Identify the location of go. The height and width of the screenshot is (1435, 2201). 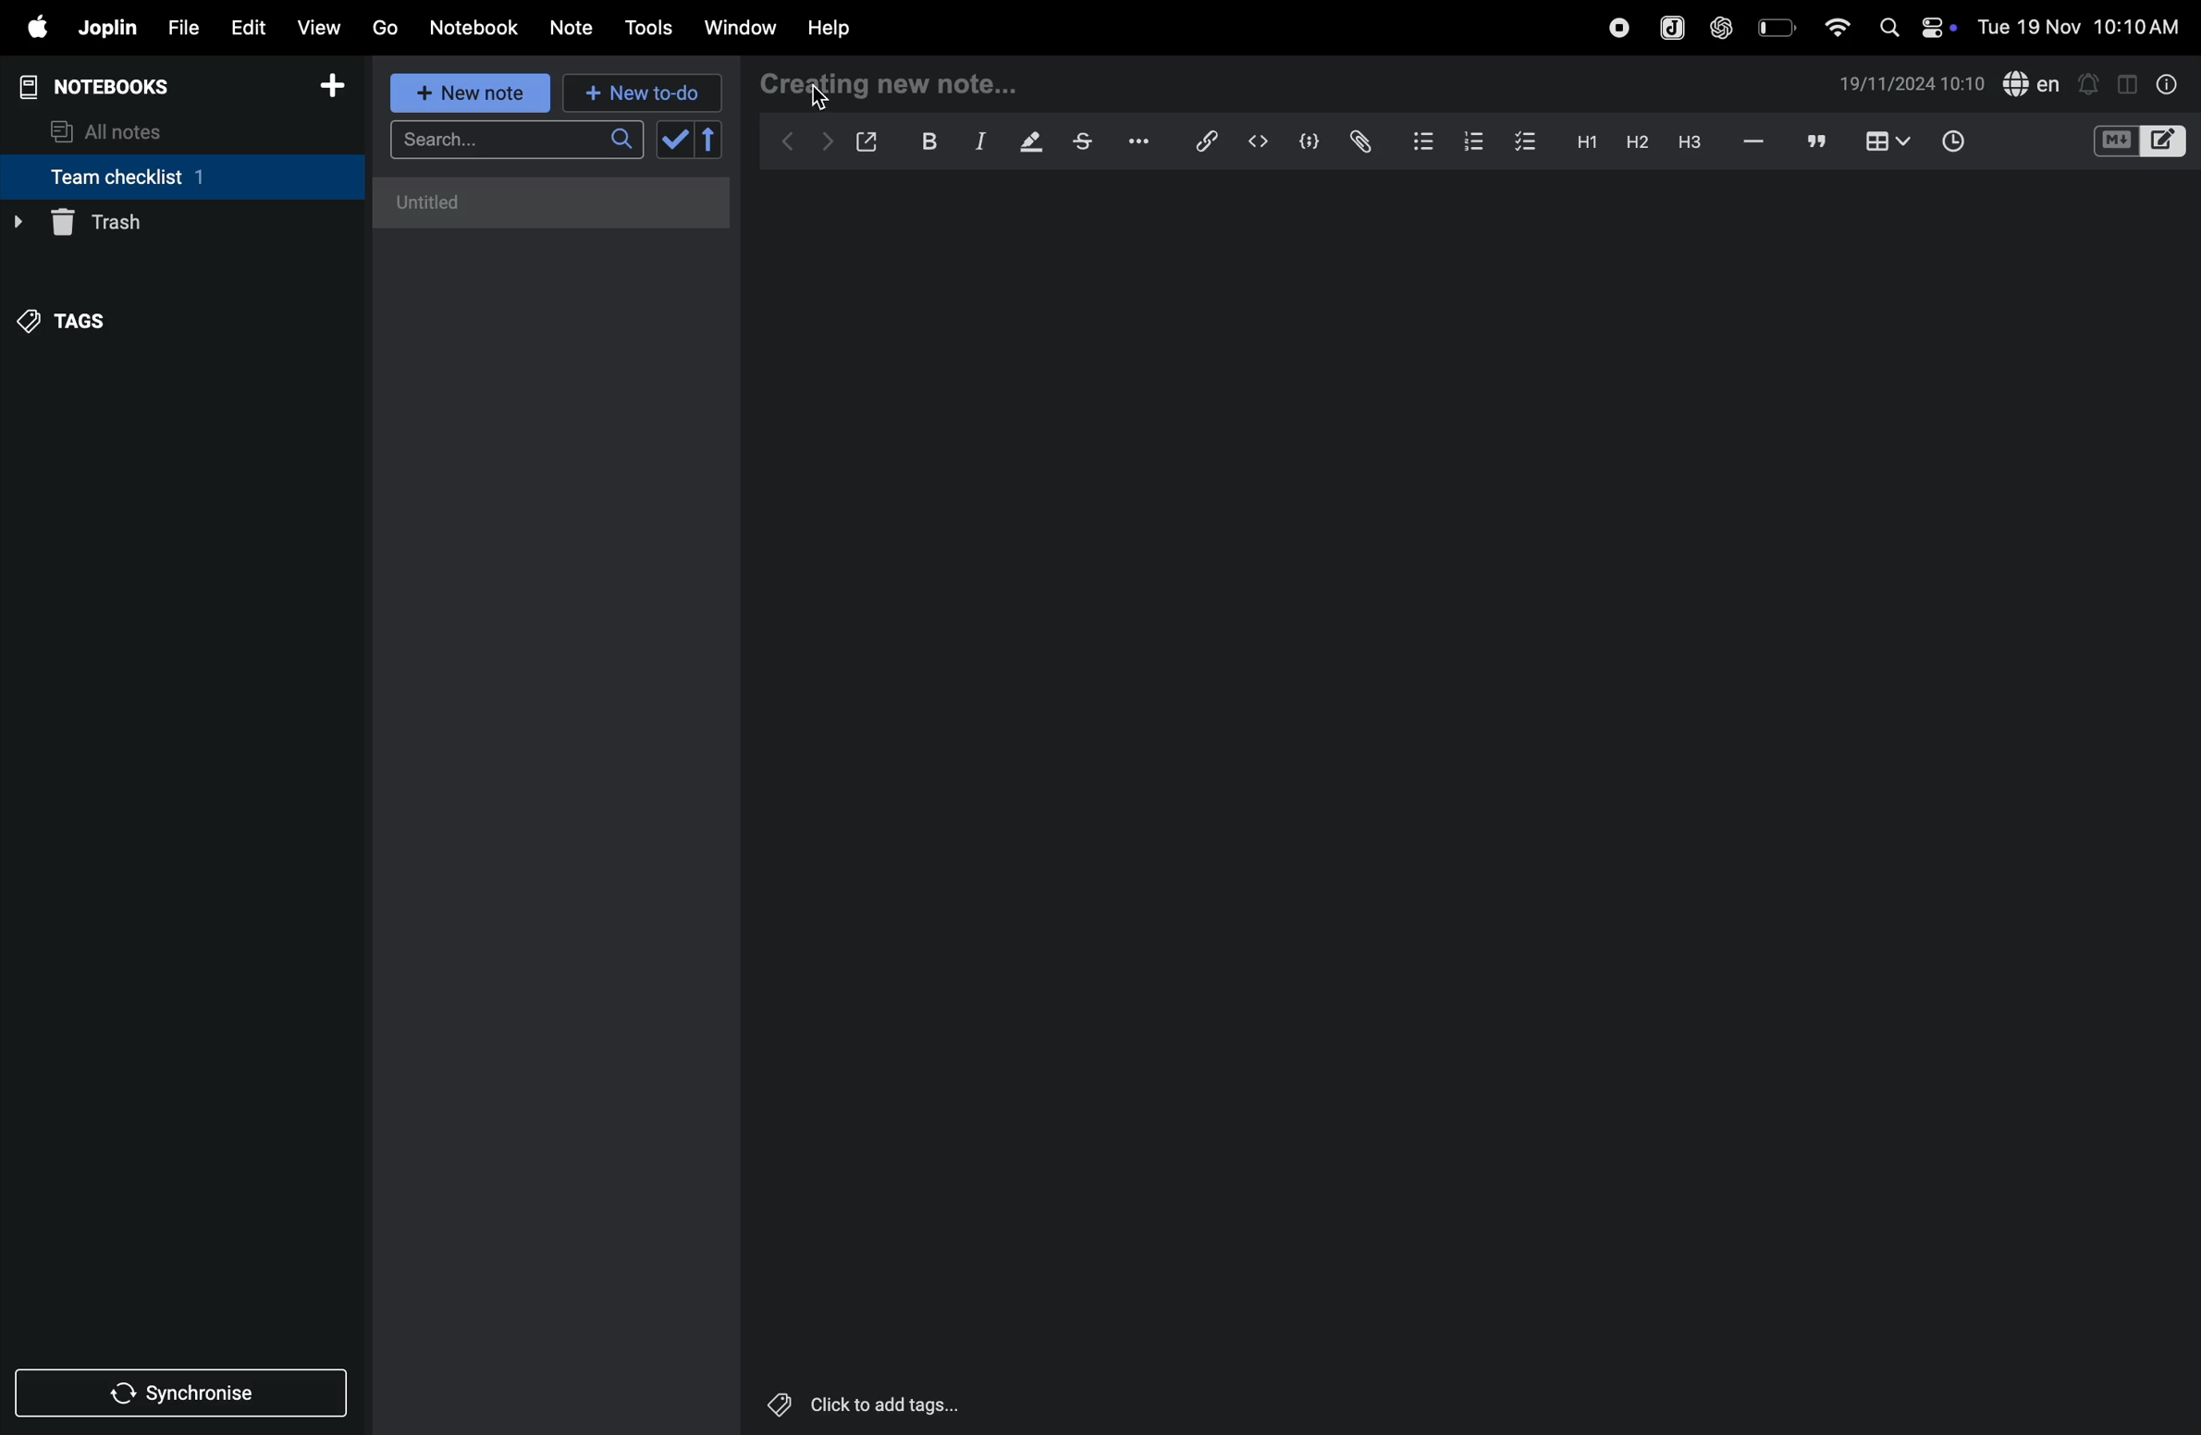
(385, 29).